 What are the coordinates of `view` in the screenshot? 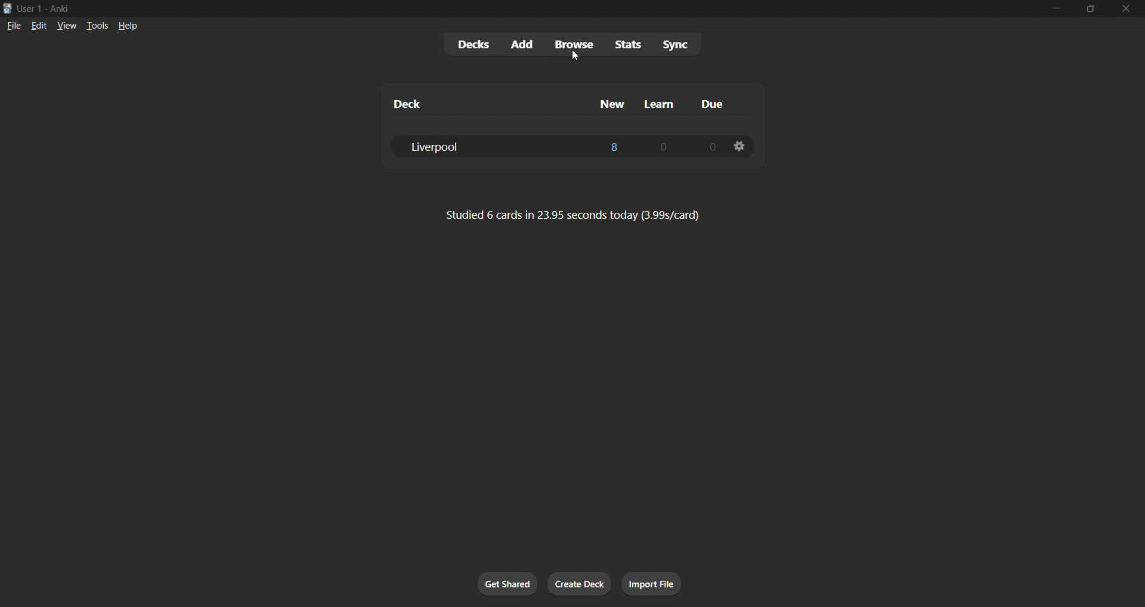 It's located at (66, 24).